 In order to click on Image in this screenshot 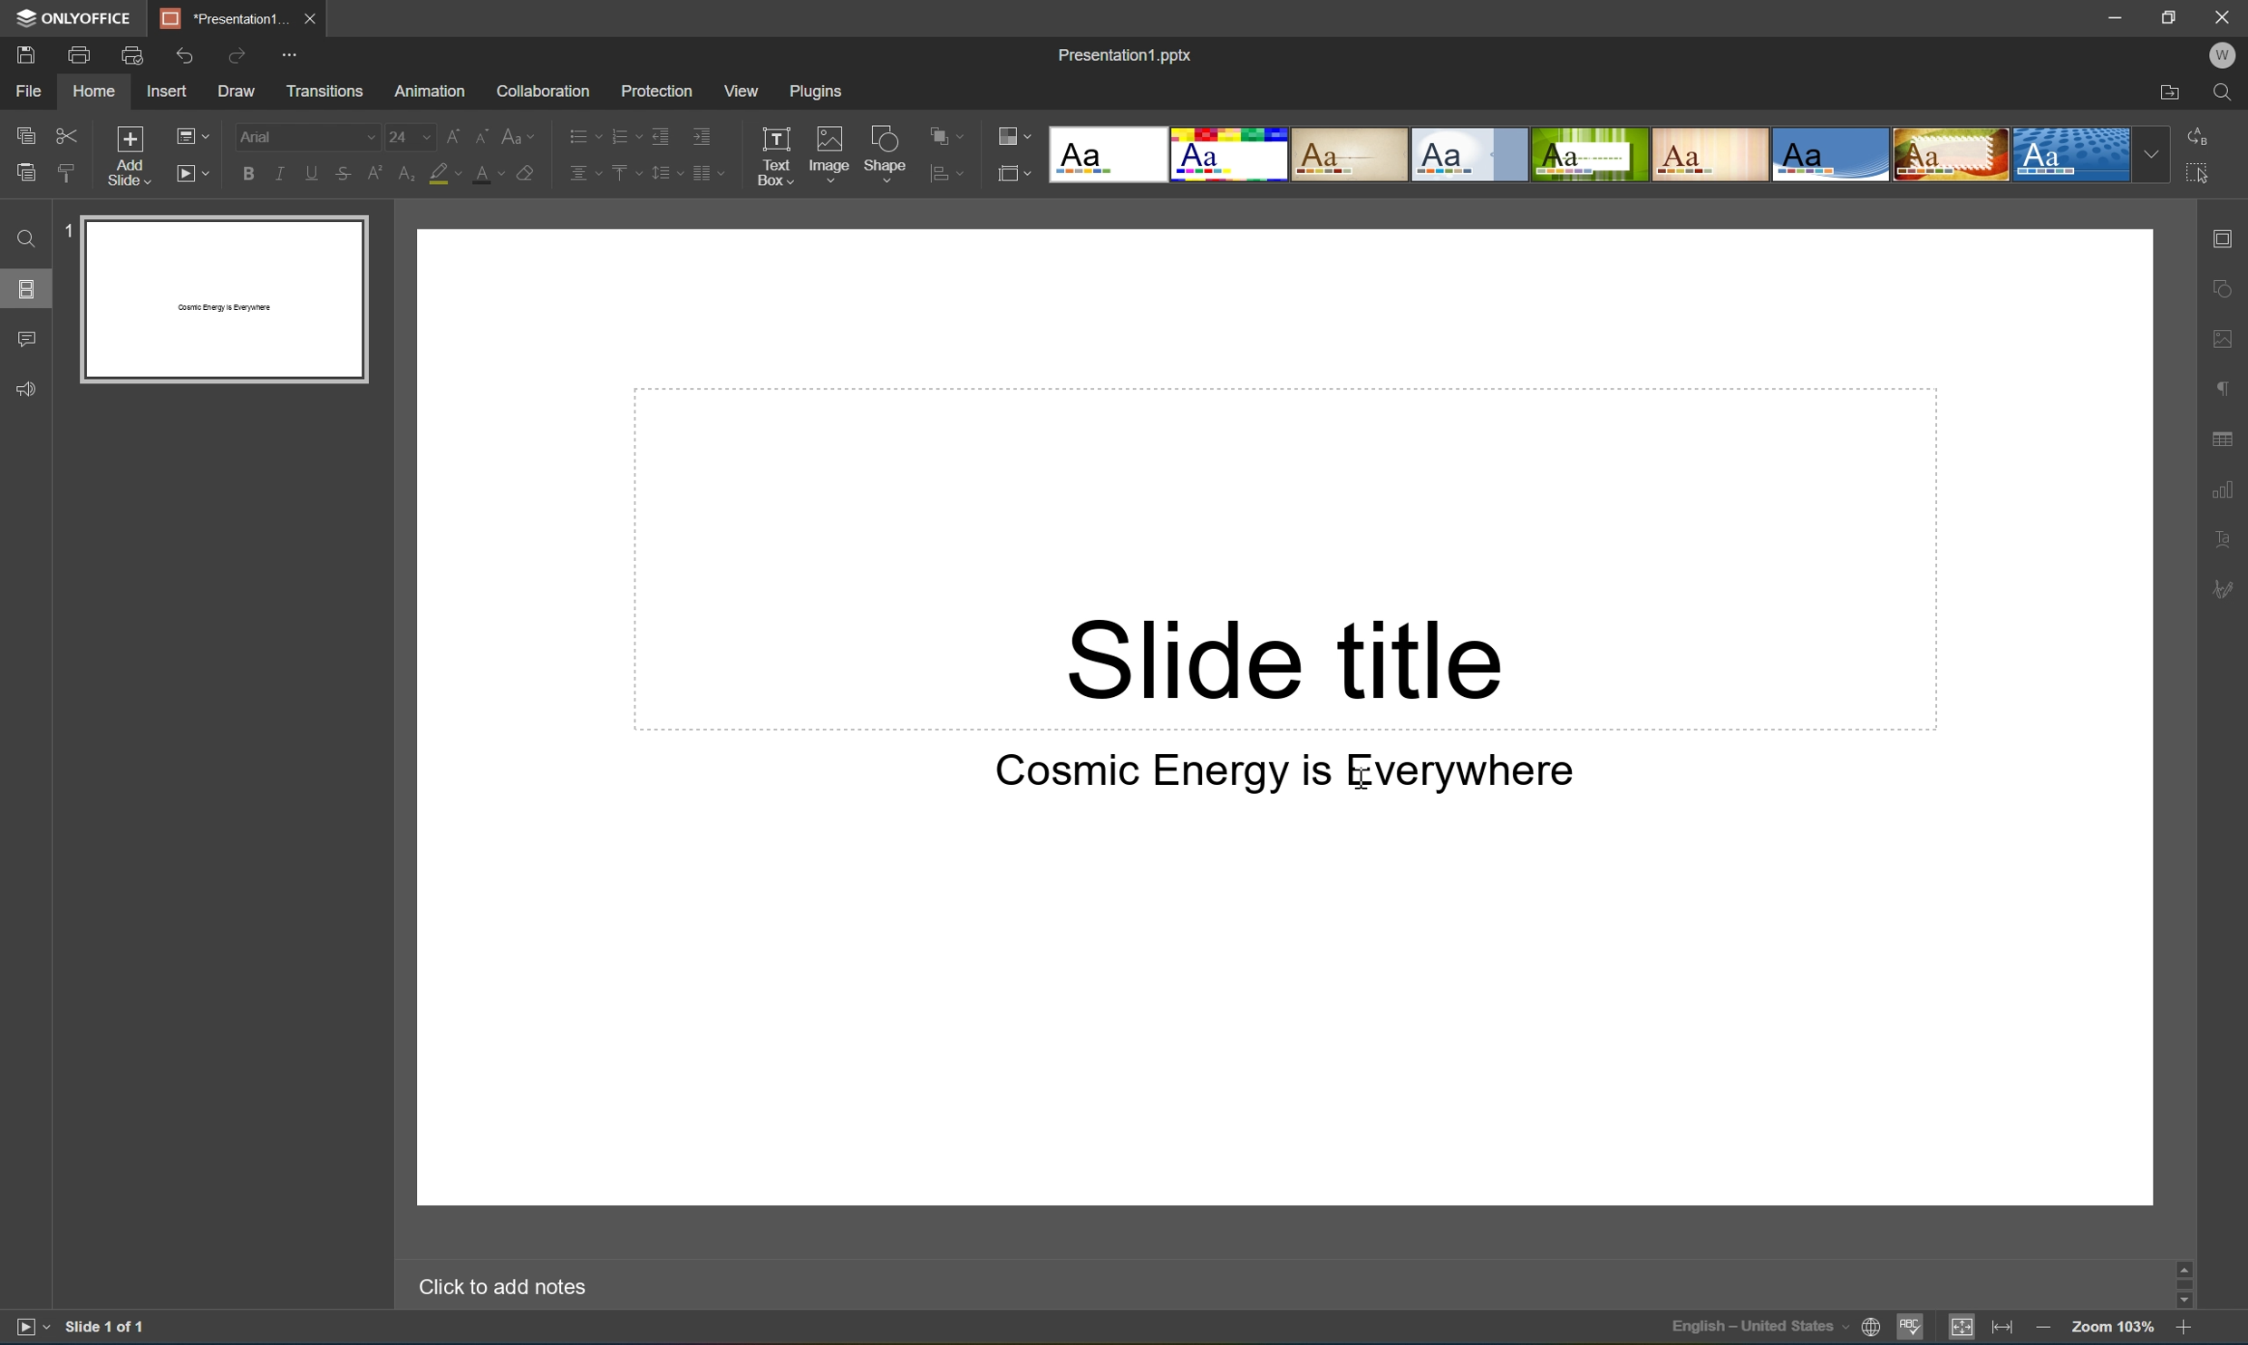, I will do `click(830, 151)`.